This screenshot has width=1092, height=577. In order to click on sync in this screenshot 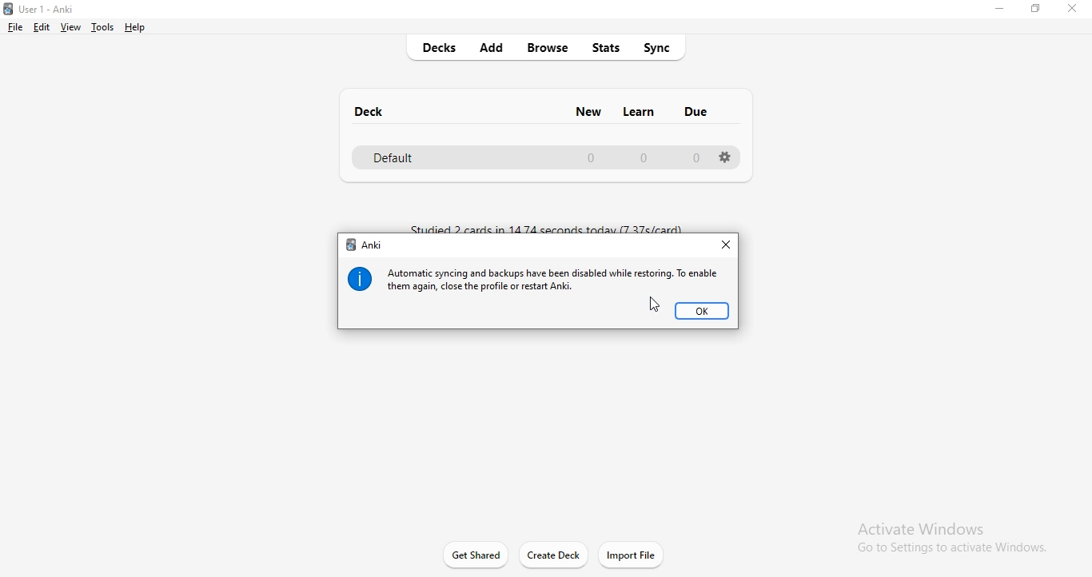, I will do `click(663, 47)`.